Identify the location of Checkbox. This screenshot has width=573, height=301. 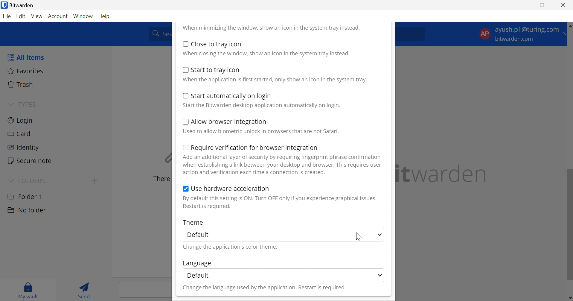
(184, 95).